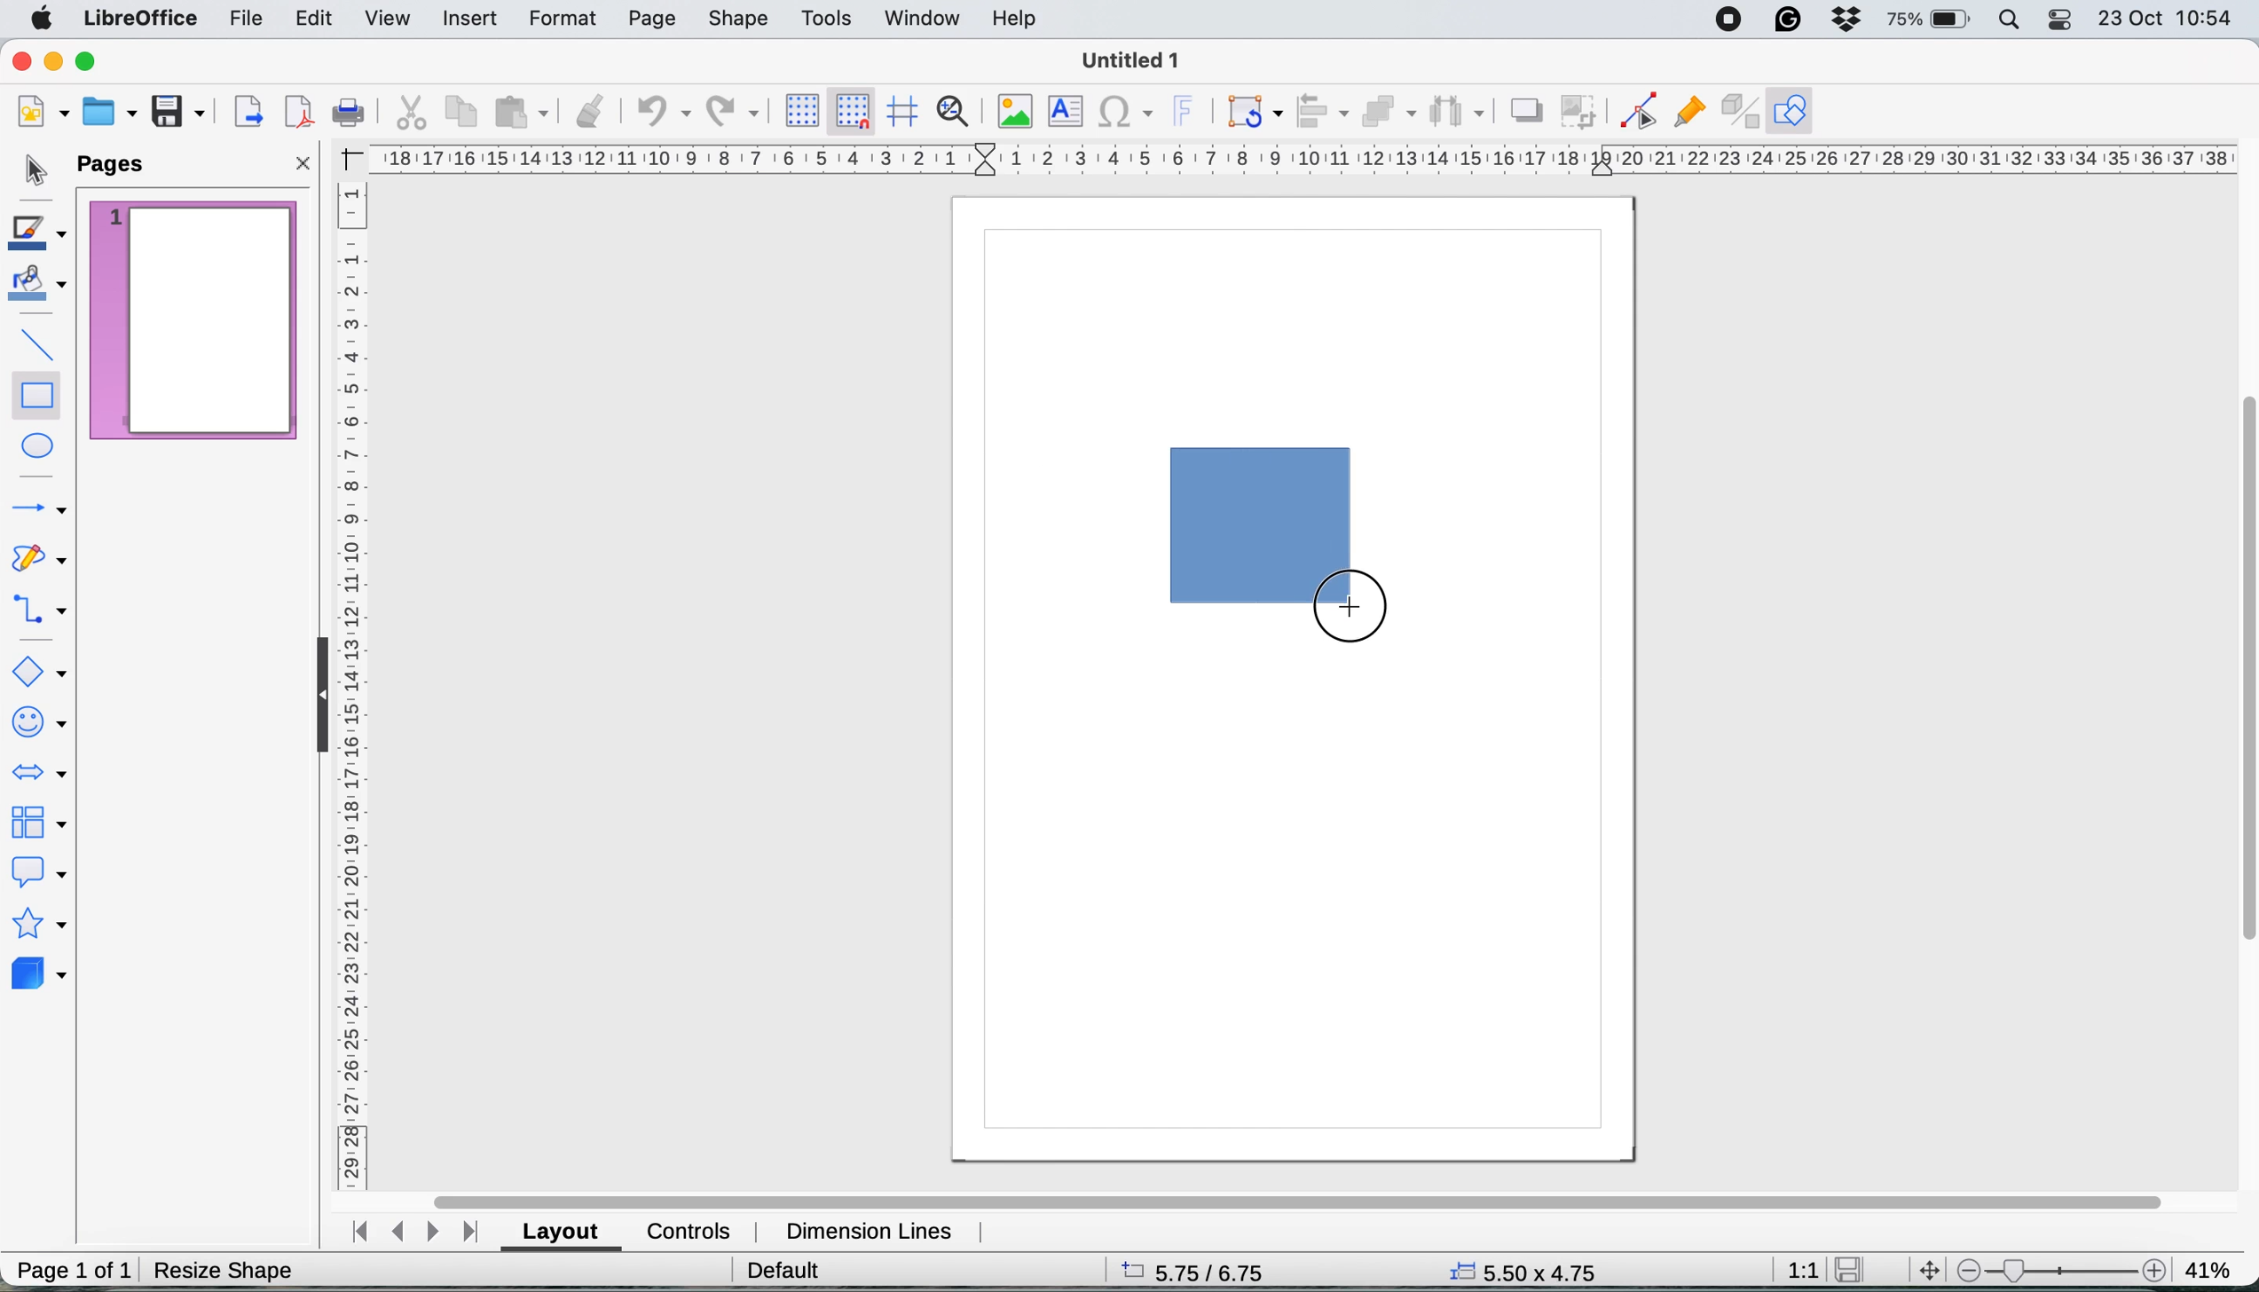 The width and height of the screenshot is (2259, 1292). I want to click on default, so click(783, 1268).